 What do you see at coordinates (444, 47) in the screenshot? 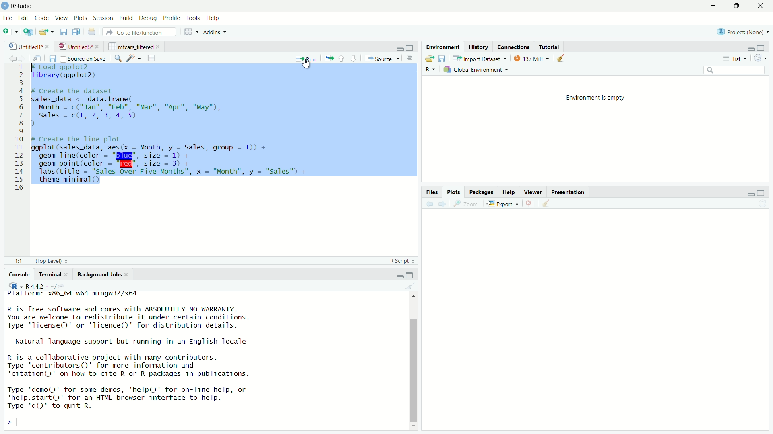
I see `Environment` at bounding box center [444, 47].